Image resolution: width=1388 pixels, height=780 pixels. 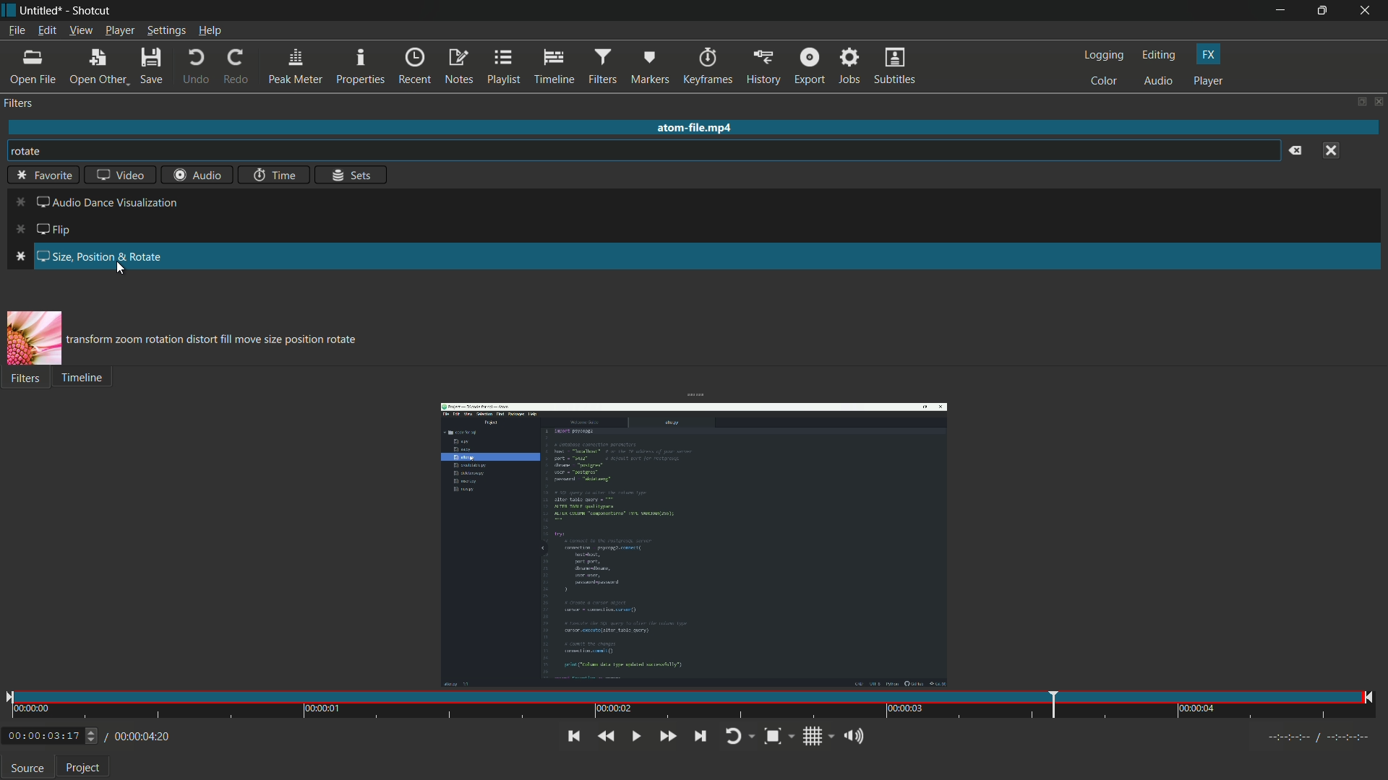 I want to click on markers, so click(x=648, y=69).